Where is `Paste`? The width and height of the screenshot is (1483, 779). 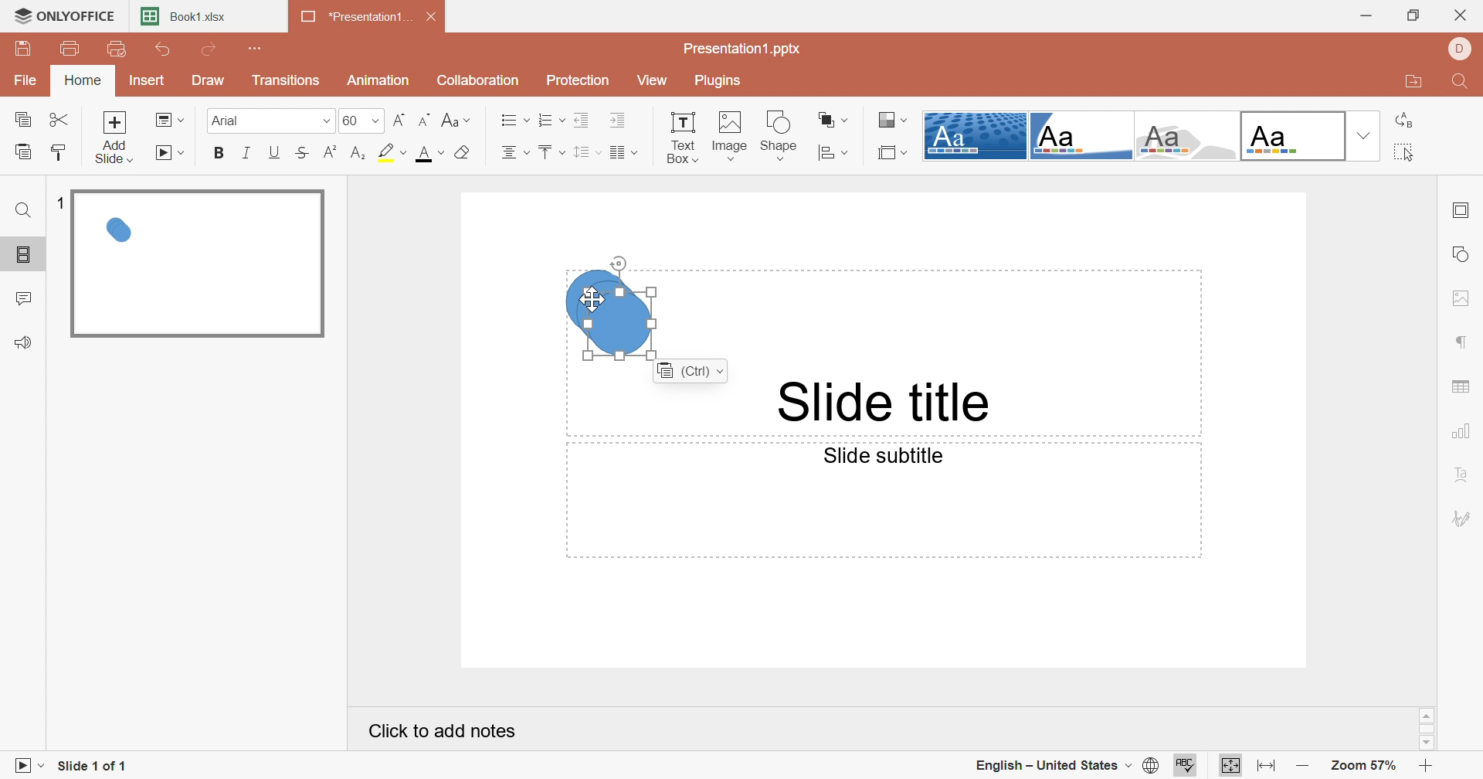 Paste is located at coordinates (23, 151).